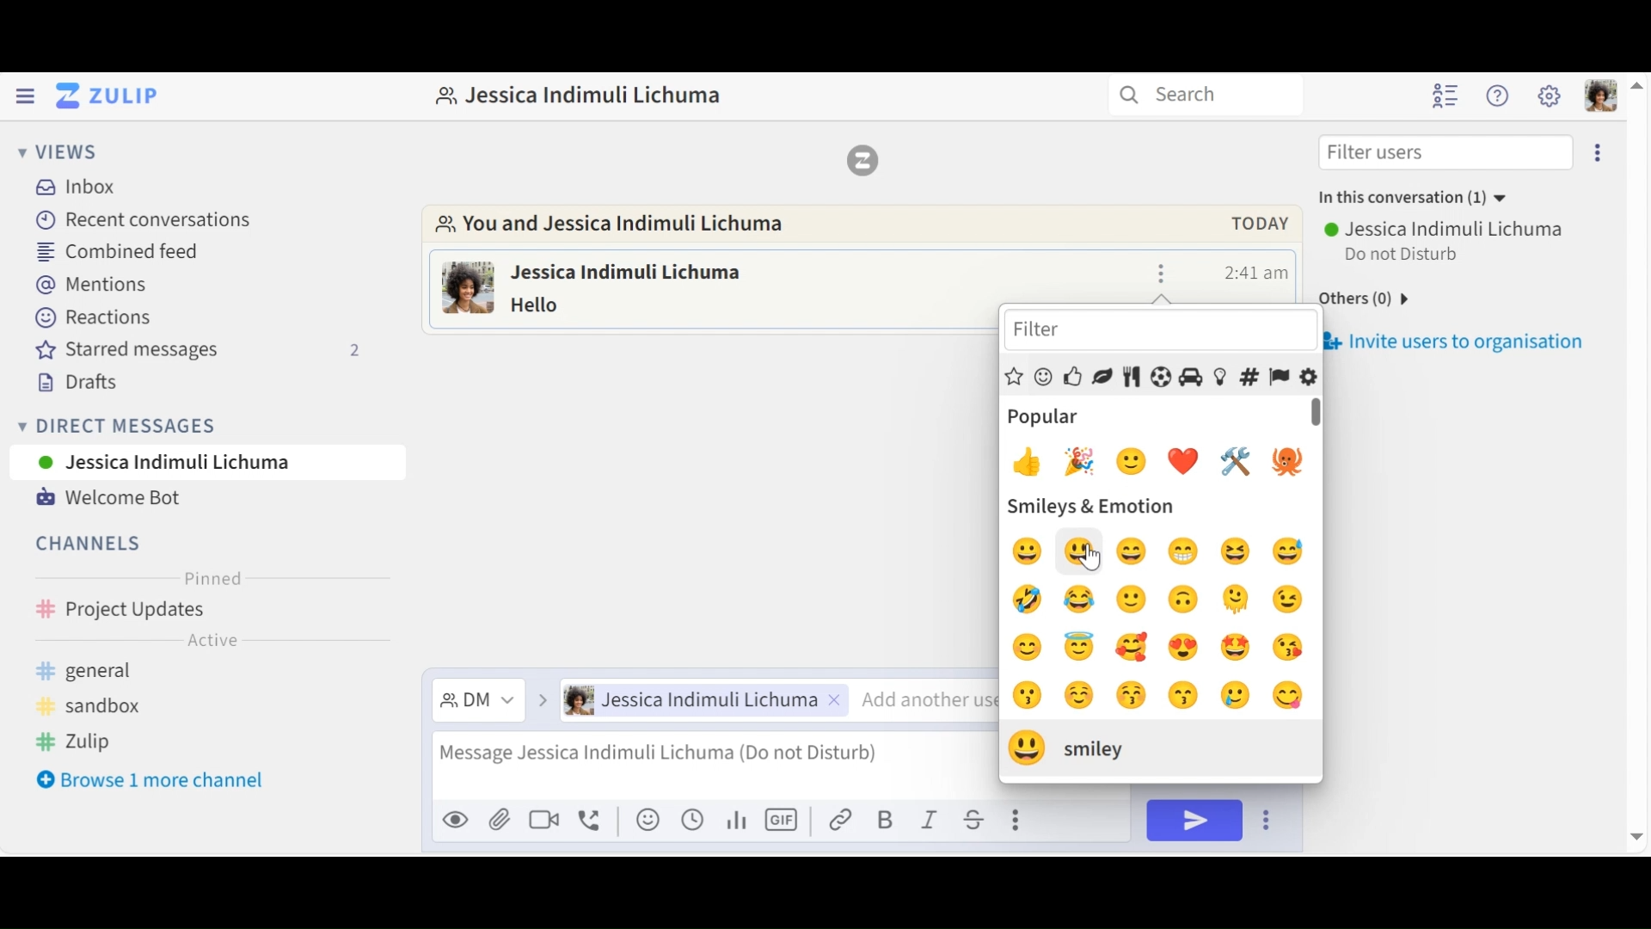  I want to click on Upload File, so click(500, 822).